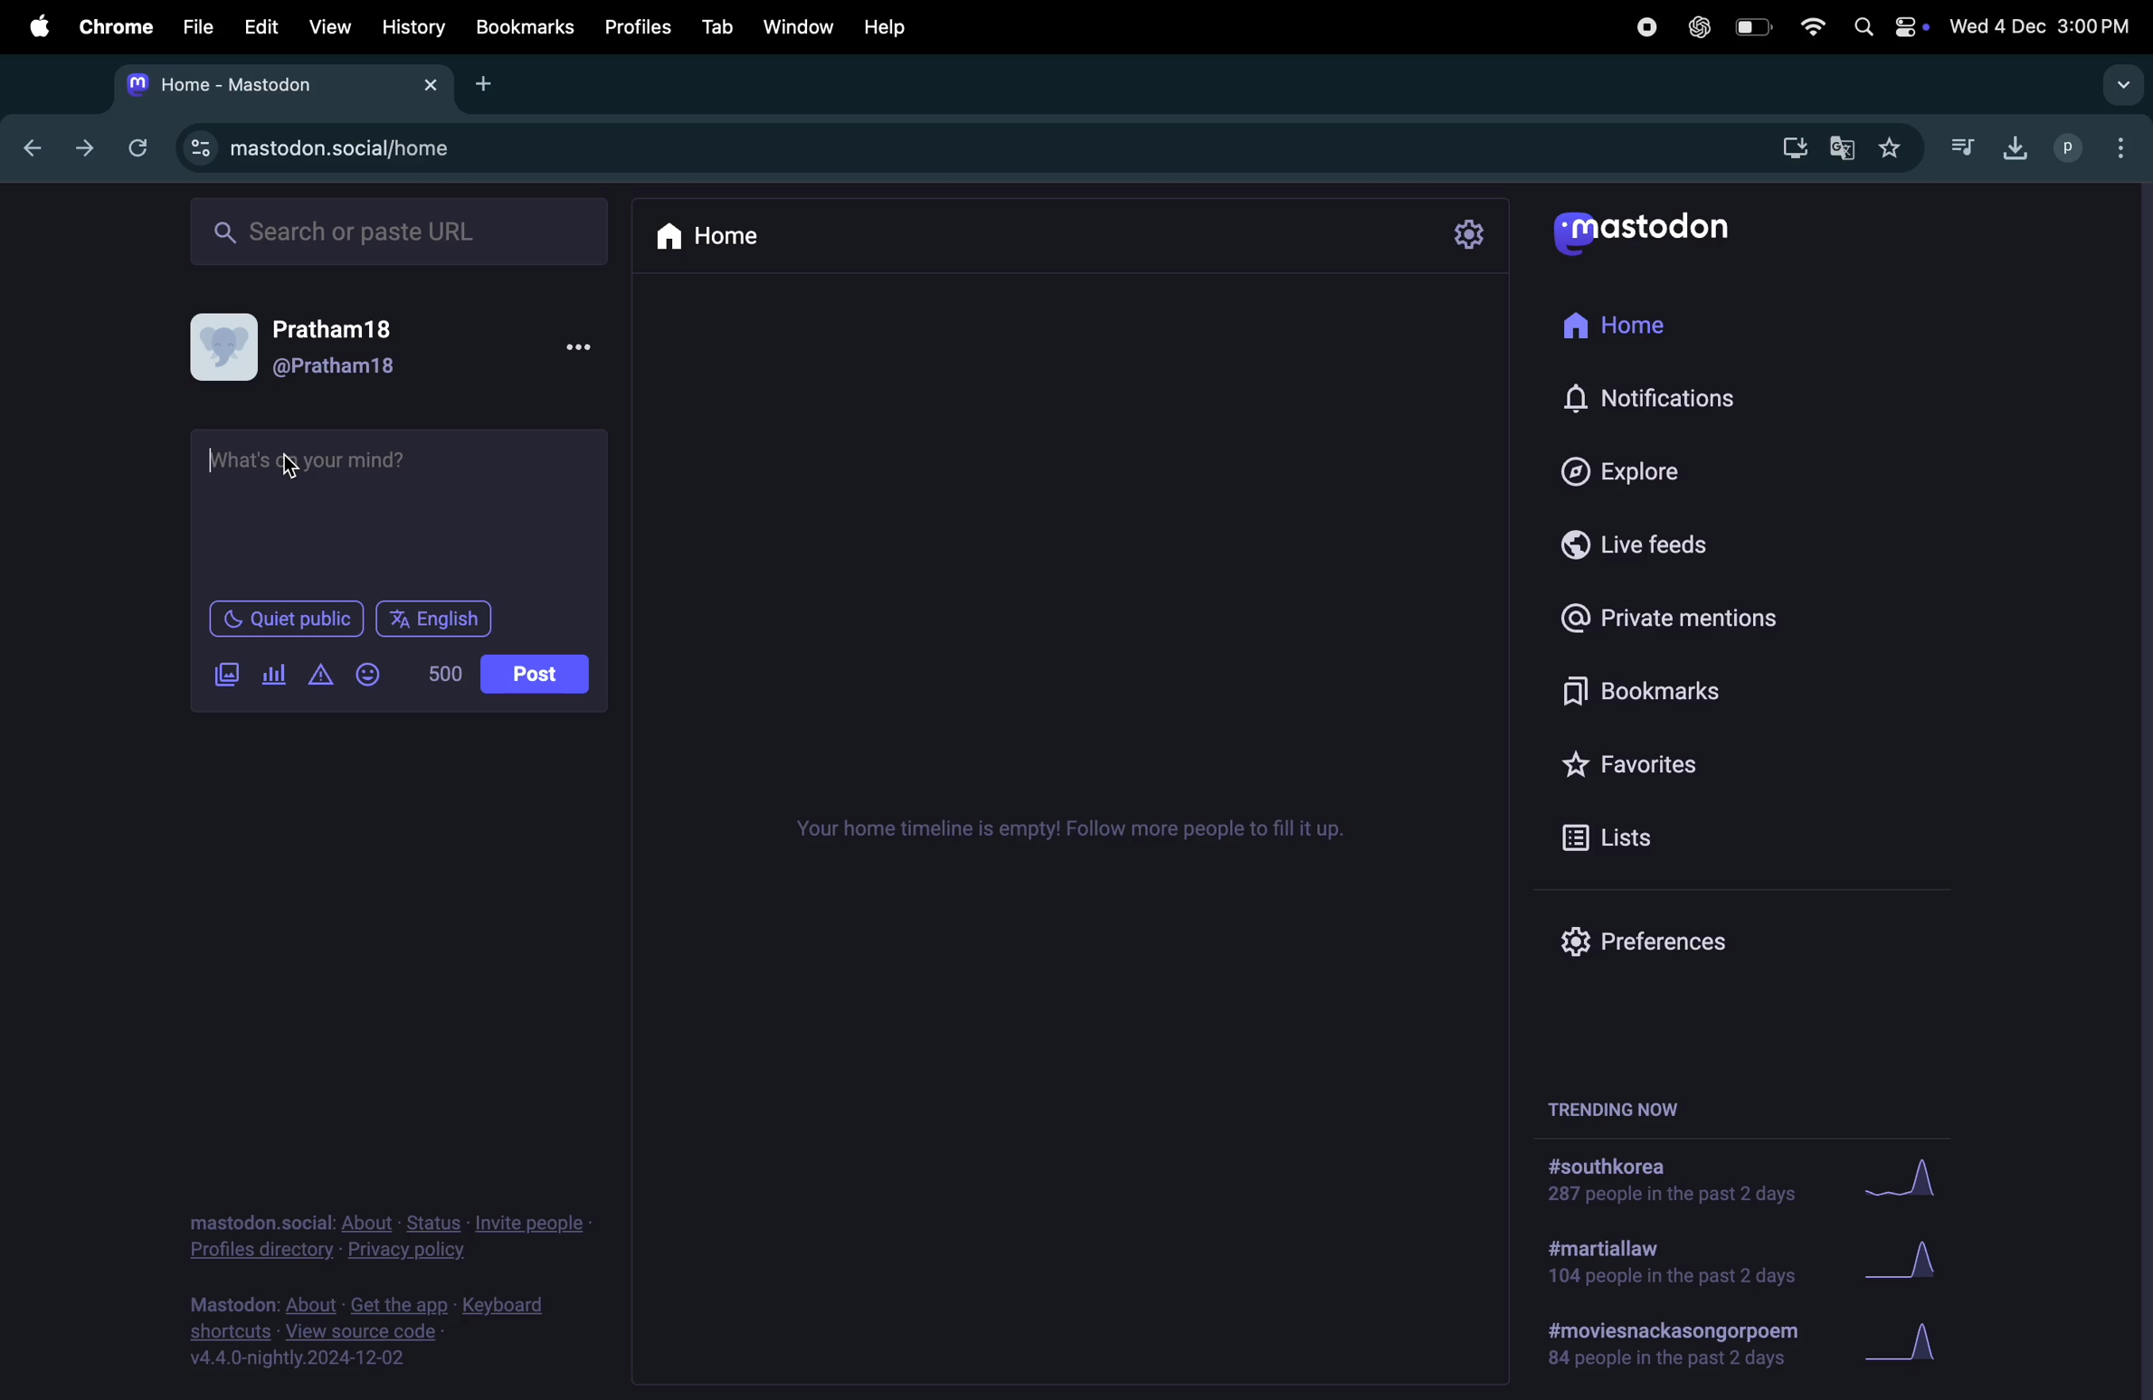 This screenshot has height=1400, width=2153. What do you see at coordinates (1653, 541) in the screenshot?
I see `live feeds` at bounding box center [1653, 541].